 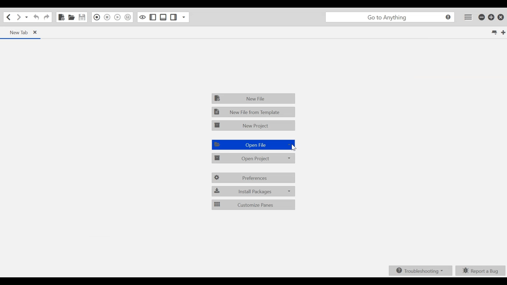 I want to click on New tab, so click(x=502, y=33).